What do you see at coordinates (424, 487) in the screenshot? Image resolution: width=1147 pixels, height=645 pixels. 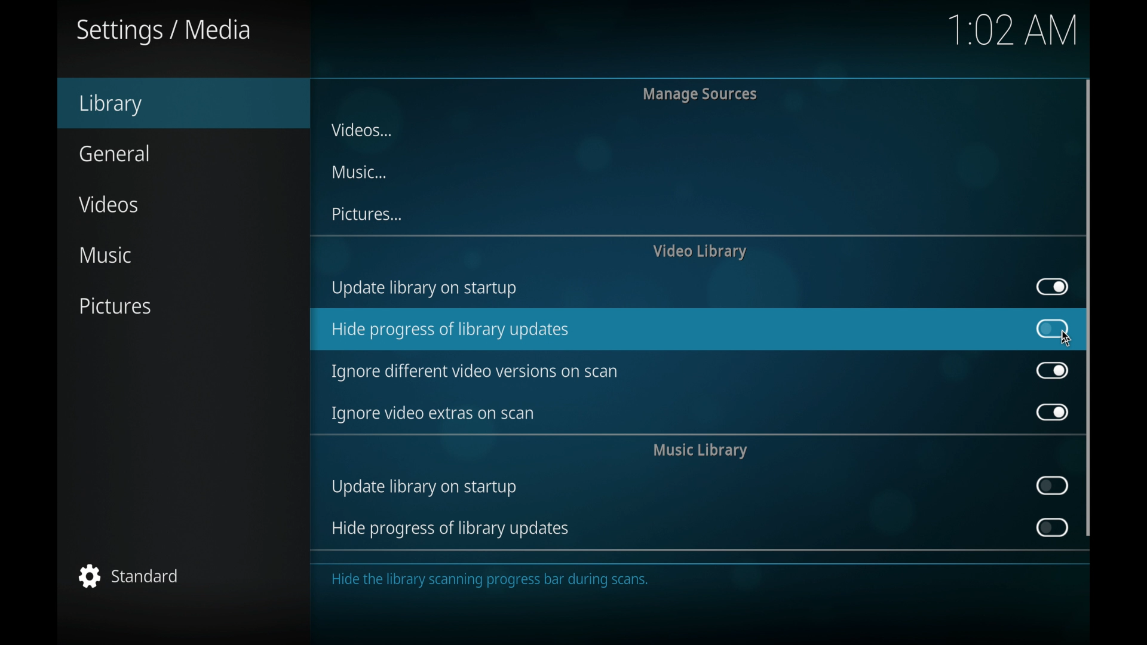 I see `update library on startup` at bounding box center [424, 487].